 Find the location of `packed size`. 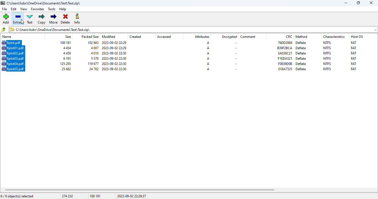

packed size is located at coordinates (93, 69).